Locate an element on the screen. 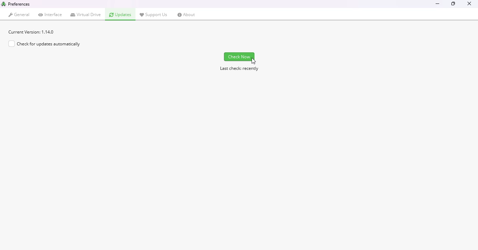  minimize is located at coordinates (438, 4).